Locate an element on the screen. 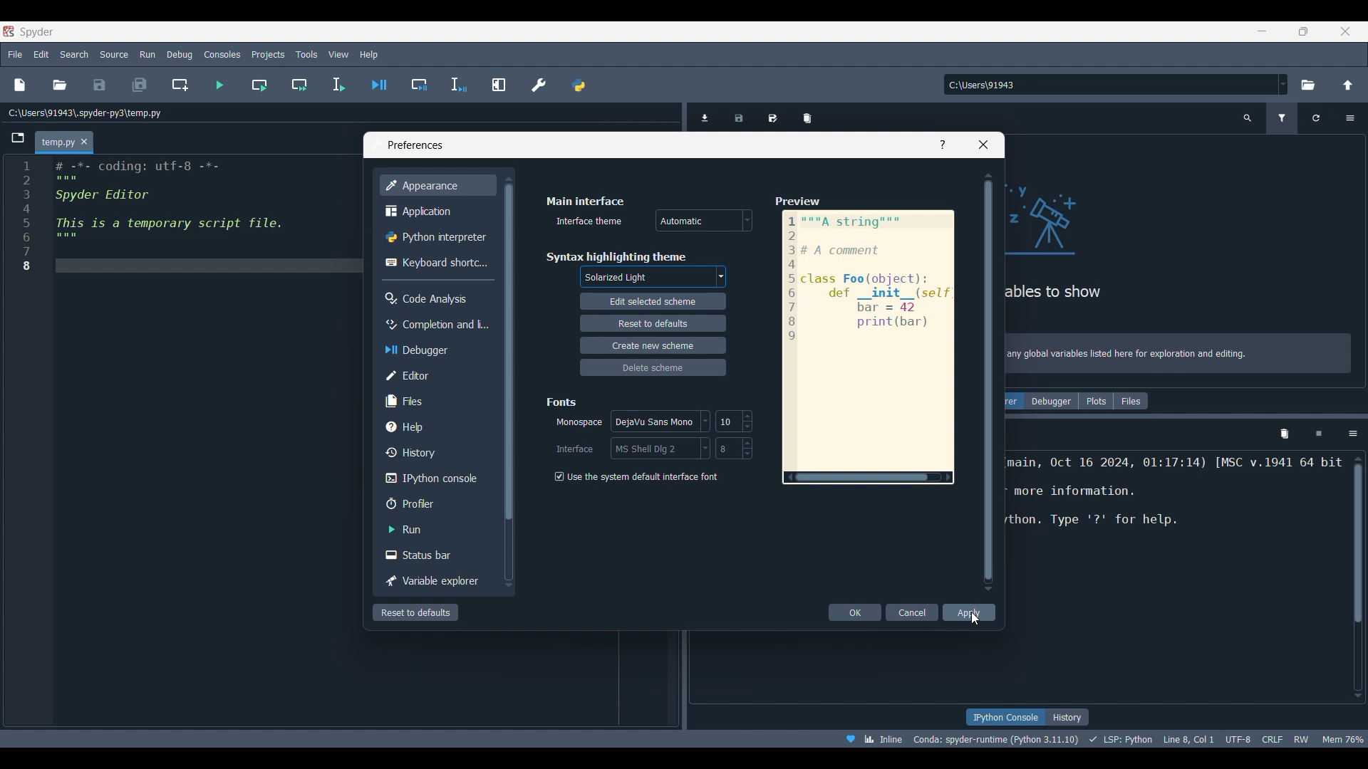 This screenshot has width=1368, height=769. monospace font options is located at coordinates (659, 419).